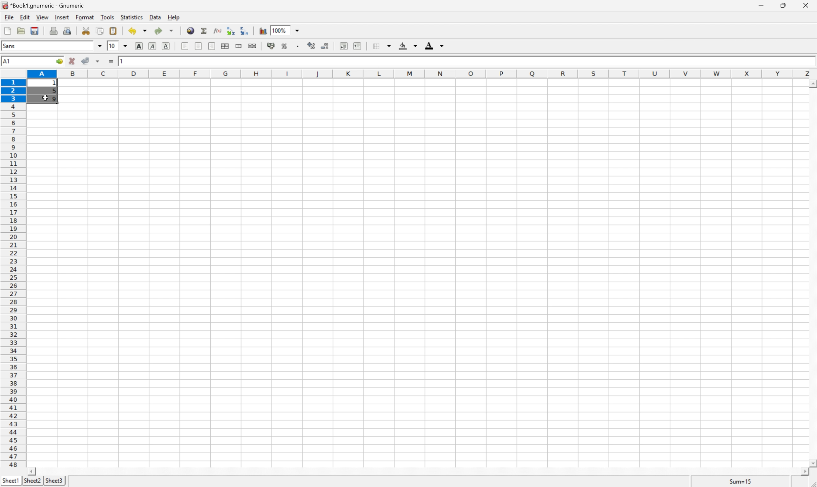 This screenshot has height=487, width=817. What do you see at coordinates (213, 46) in the screenshot?
I see `align right` at bounding box center [213, 46].